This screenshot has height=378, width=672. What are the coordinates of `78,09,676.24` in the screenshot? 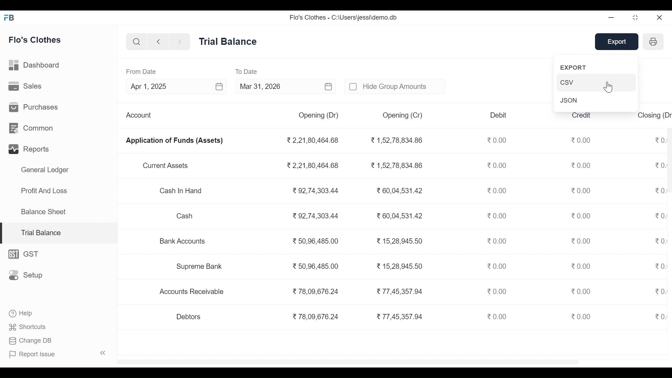 It's located at (315, 317).